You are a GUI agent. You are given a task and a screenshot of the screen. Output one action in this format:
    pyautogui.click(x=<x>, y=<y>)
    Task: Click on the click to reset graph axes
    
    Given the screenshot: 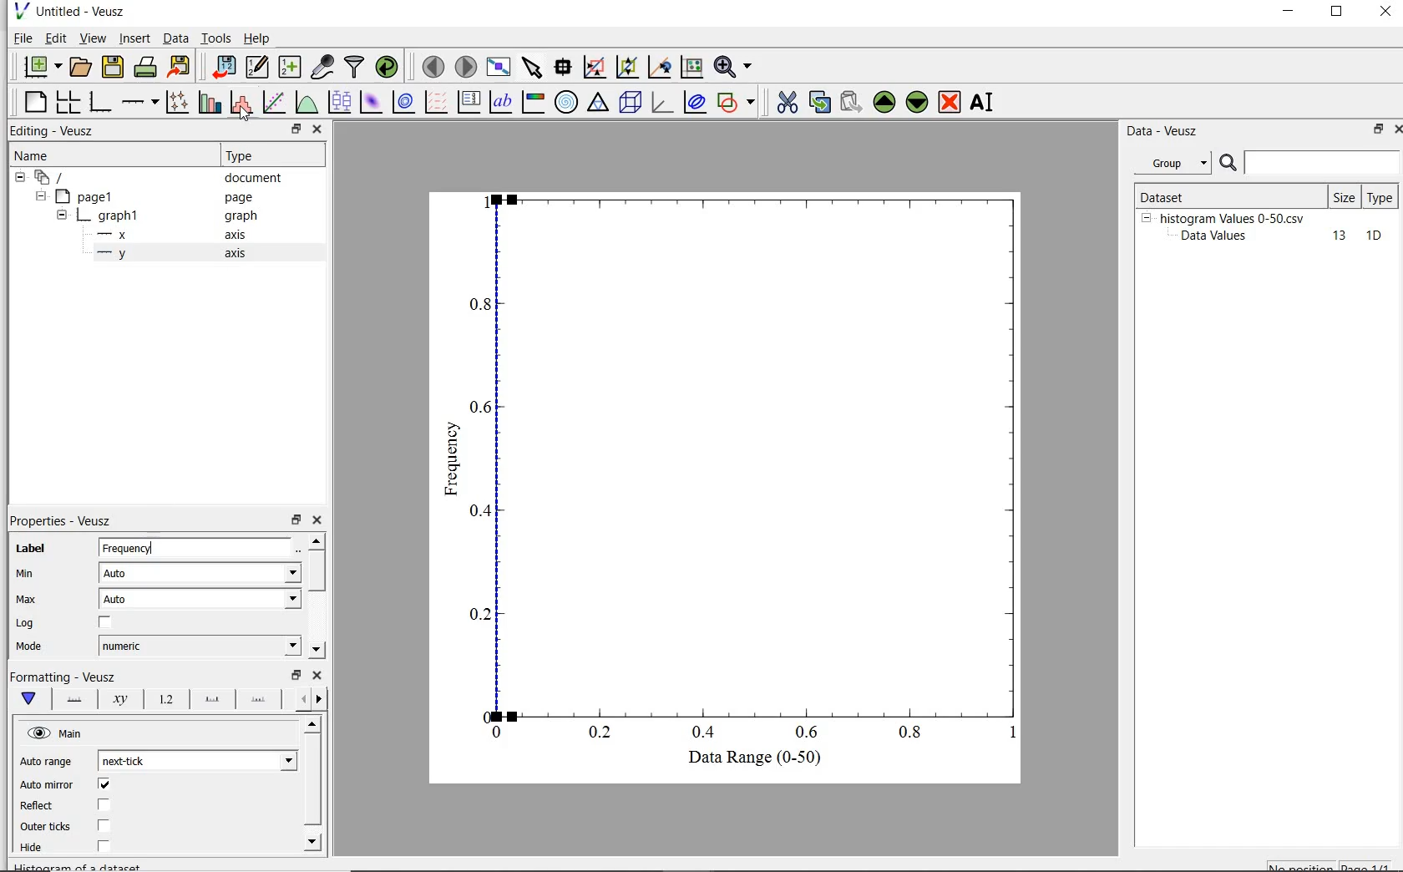 What is the action you would take?
    pyautogui.click(x=594, y=67)
    